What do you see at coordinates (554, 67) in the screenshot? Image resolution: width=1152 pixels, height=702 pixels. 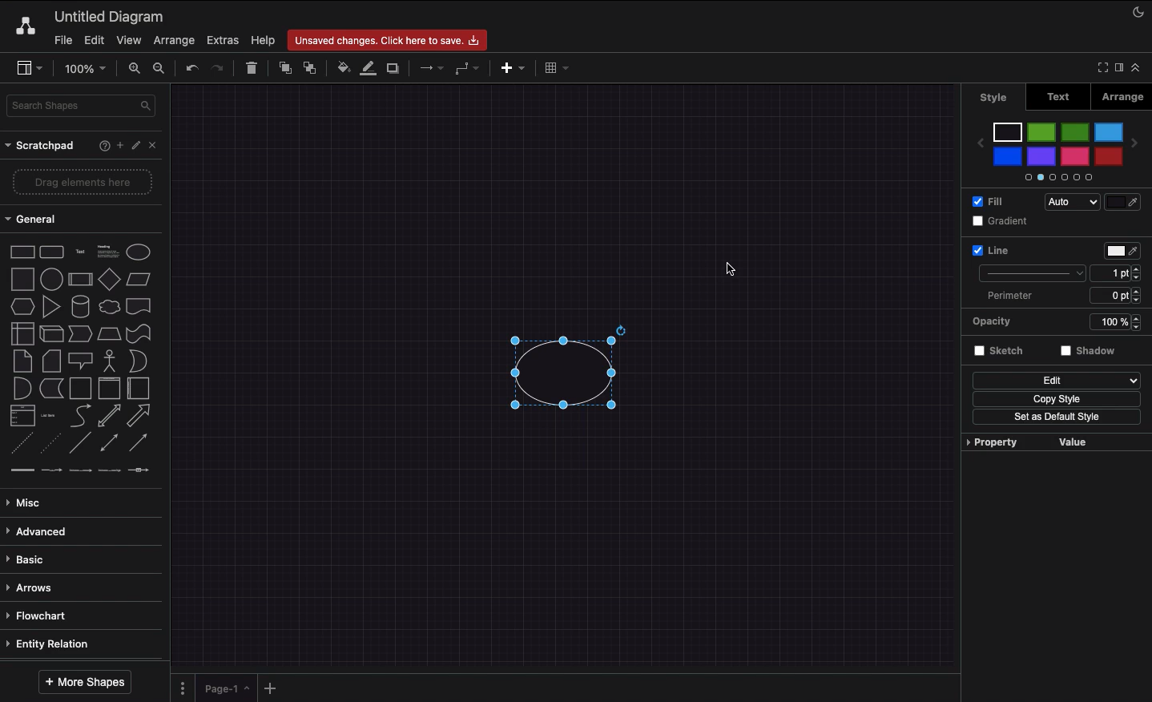 I see `Table` at bounding box center [554, 67].